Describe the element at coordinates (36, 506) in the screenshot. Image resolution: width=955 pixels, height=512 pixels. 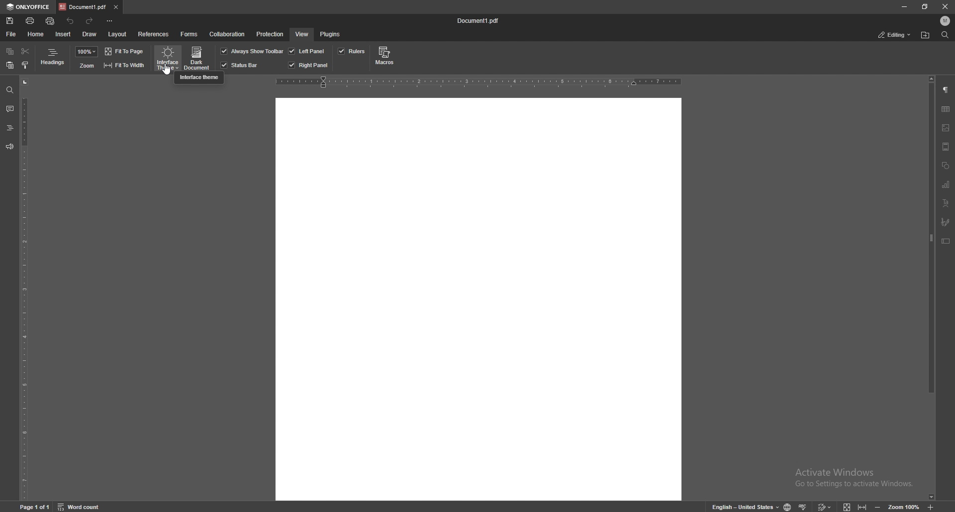
I see `page` at that location.